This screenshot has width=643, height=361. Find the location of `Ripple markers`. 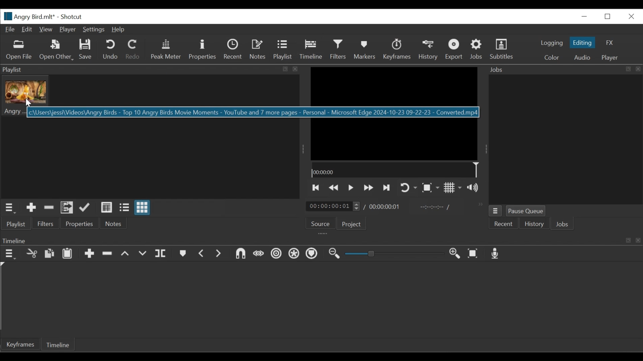

Ripple markers is located at coordinates (313, 254).